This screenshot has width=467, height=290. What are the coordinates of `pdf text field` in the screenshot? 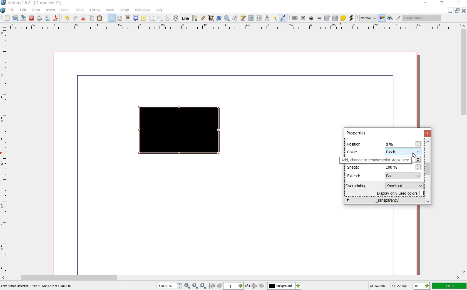 It's located at (319, 18).